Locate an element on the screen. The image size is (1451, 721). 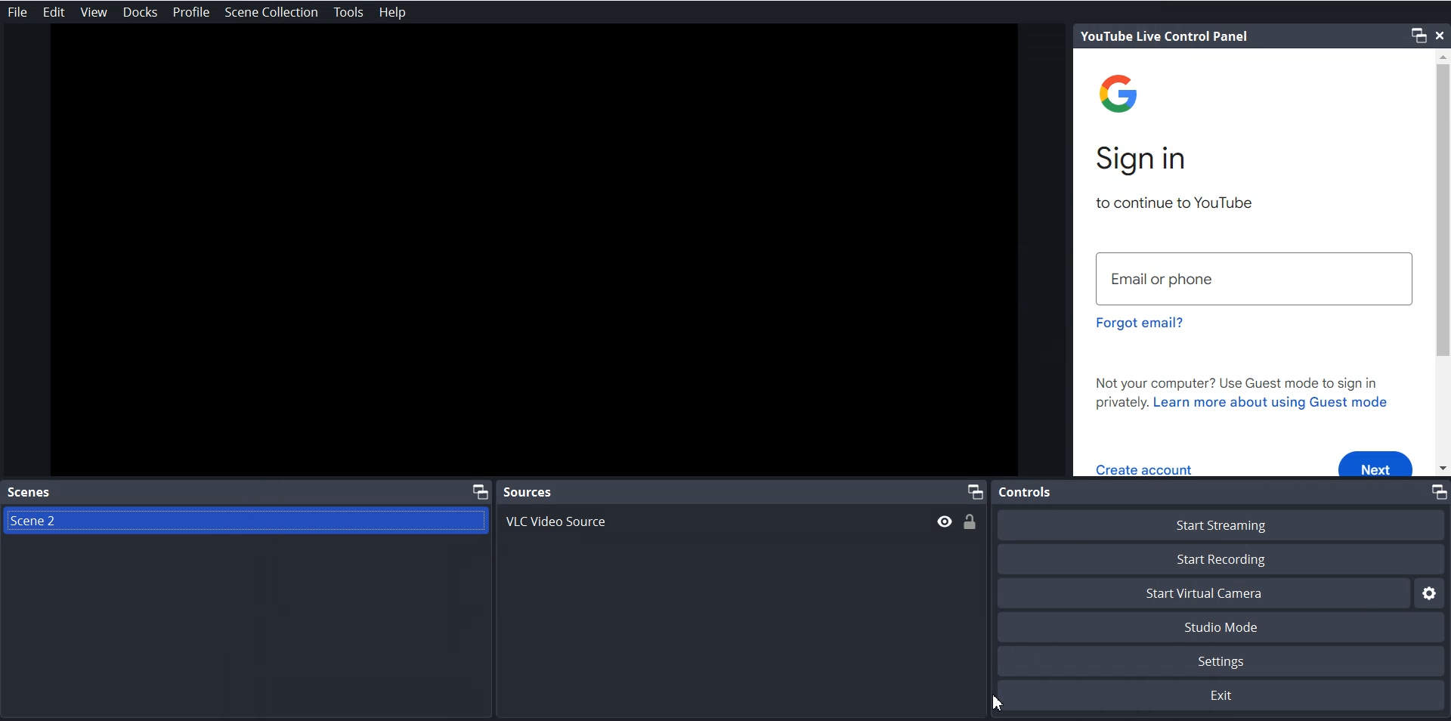
Enter email or phone number is located at coordinates (1254, 277).